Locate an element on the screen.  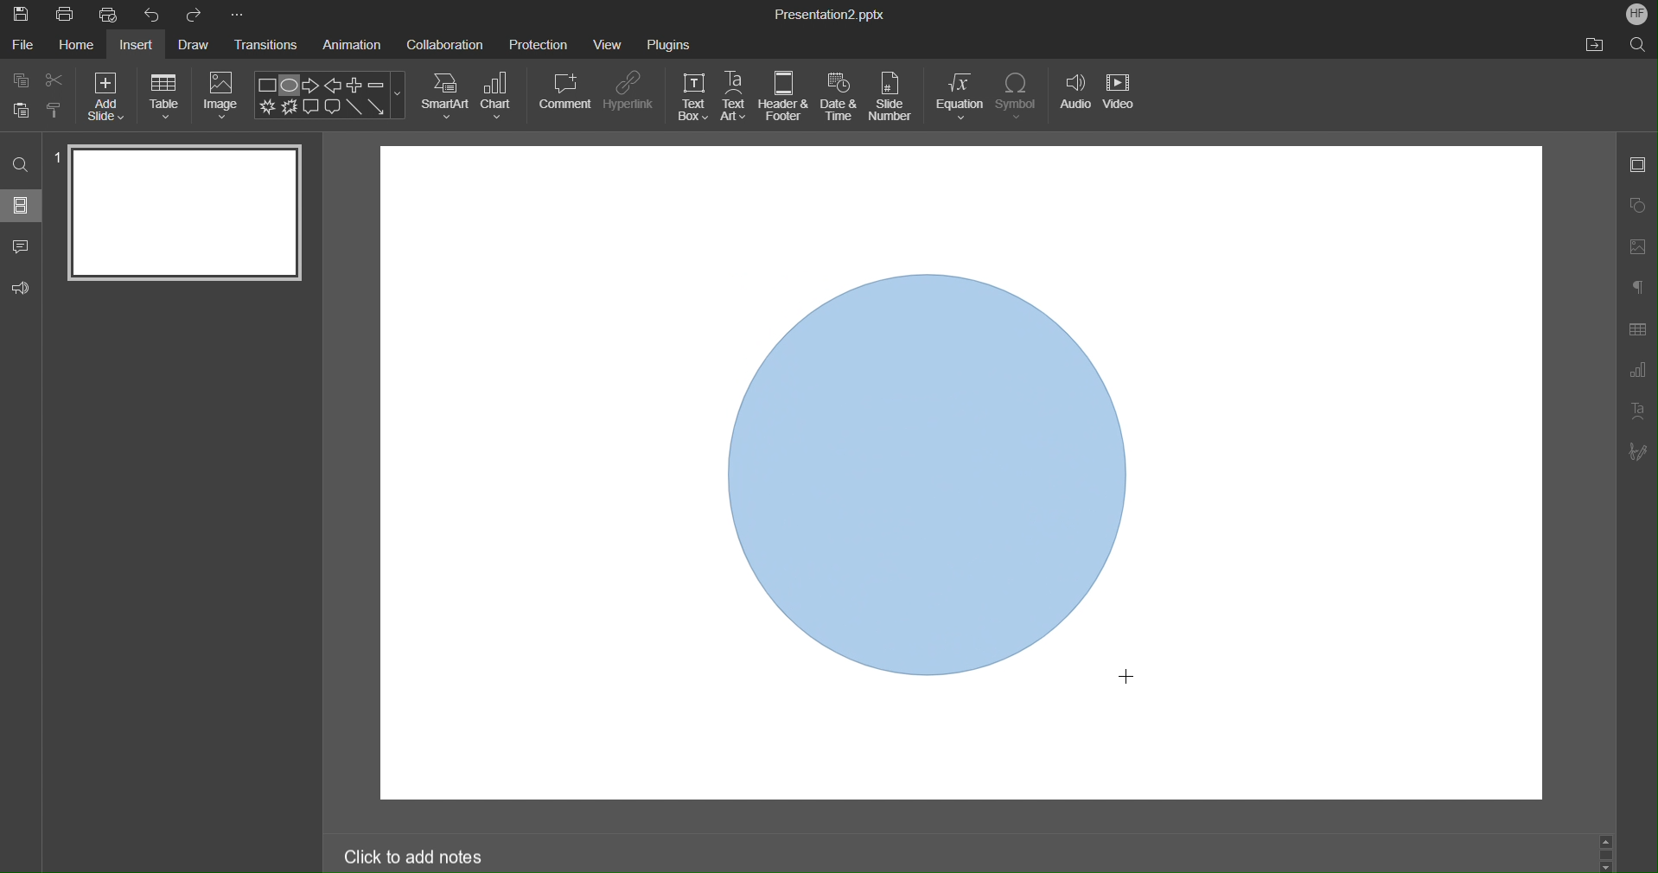
Shape Menu is located at coordinates (329, 96).